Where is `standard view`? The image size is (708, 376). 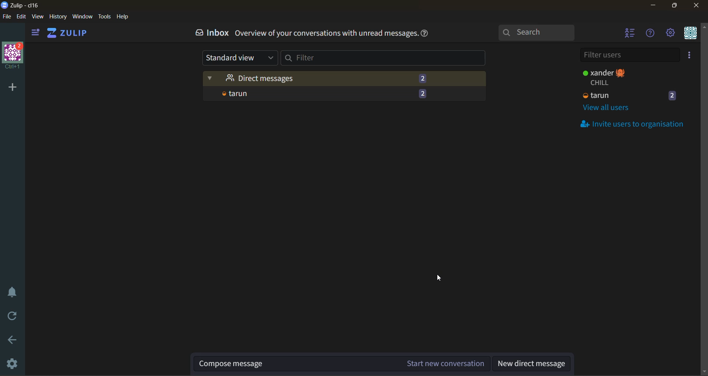
standard view is located at coordinates (239, 58).